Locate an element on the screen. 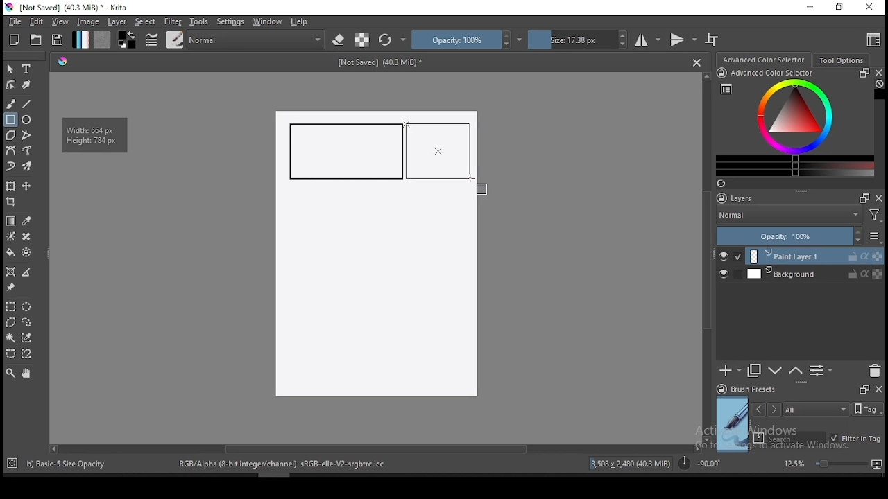 The width and height of the screenshot is (888, 499). icon and file name is located at coordinates (69, 8).